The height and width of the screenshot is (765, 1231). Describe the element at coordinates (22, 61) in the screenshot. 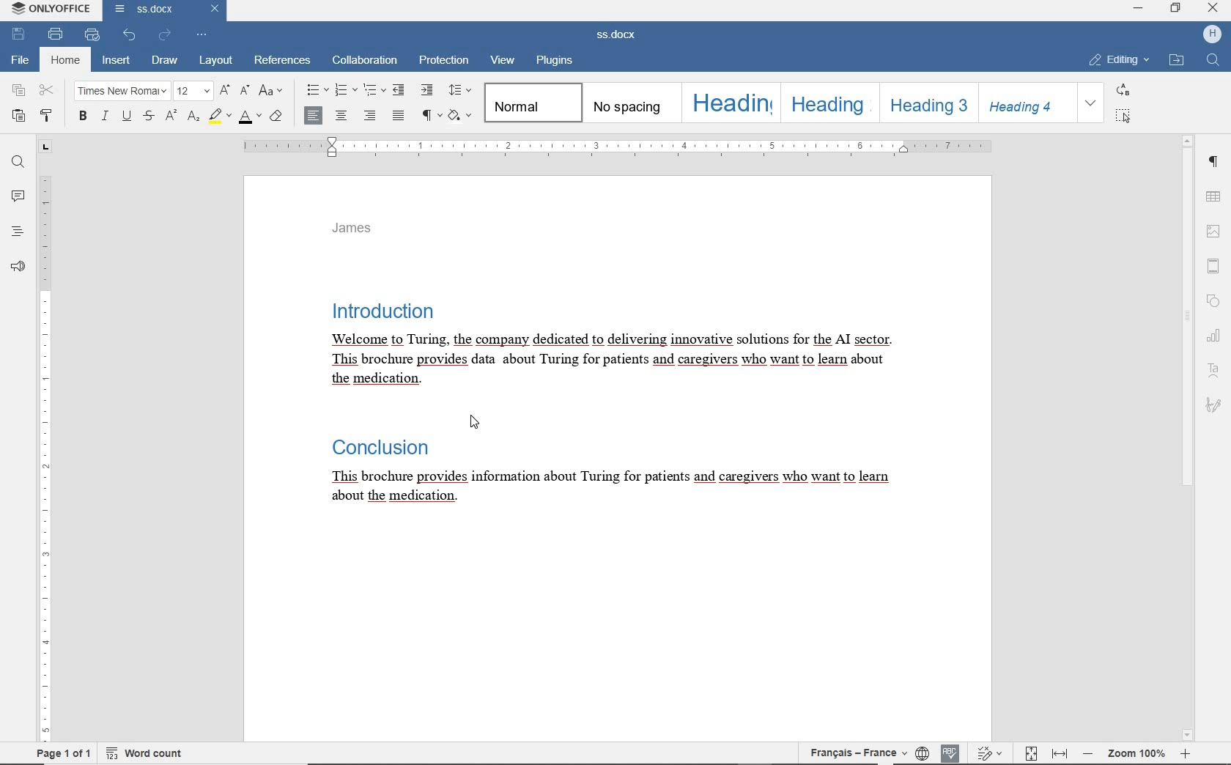

I see `FILE` at that location.